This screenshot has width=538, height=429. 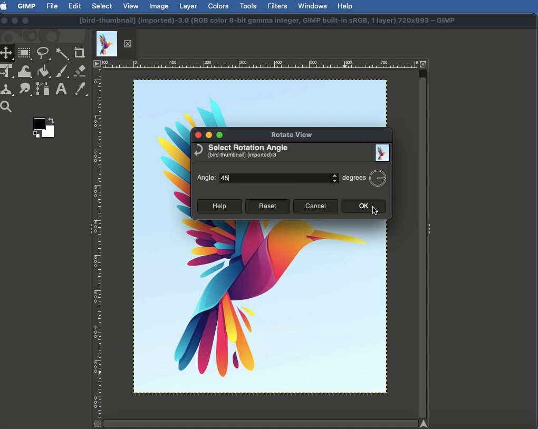 What do you see at coordinates (159, 6) in the screenshot?
I see `Image` at bounding box center [159, 6].